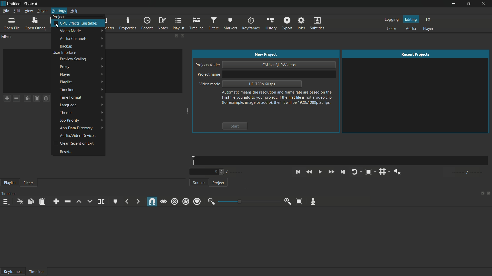  Describe the element at coordinates (58, 11) in the screenshot. I see `settings menu` at that location.